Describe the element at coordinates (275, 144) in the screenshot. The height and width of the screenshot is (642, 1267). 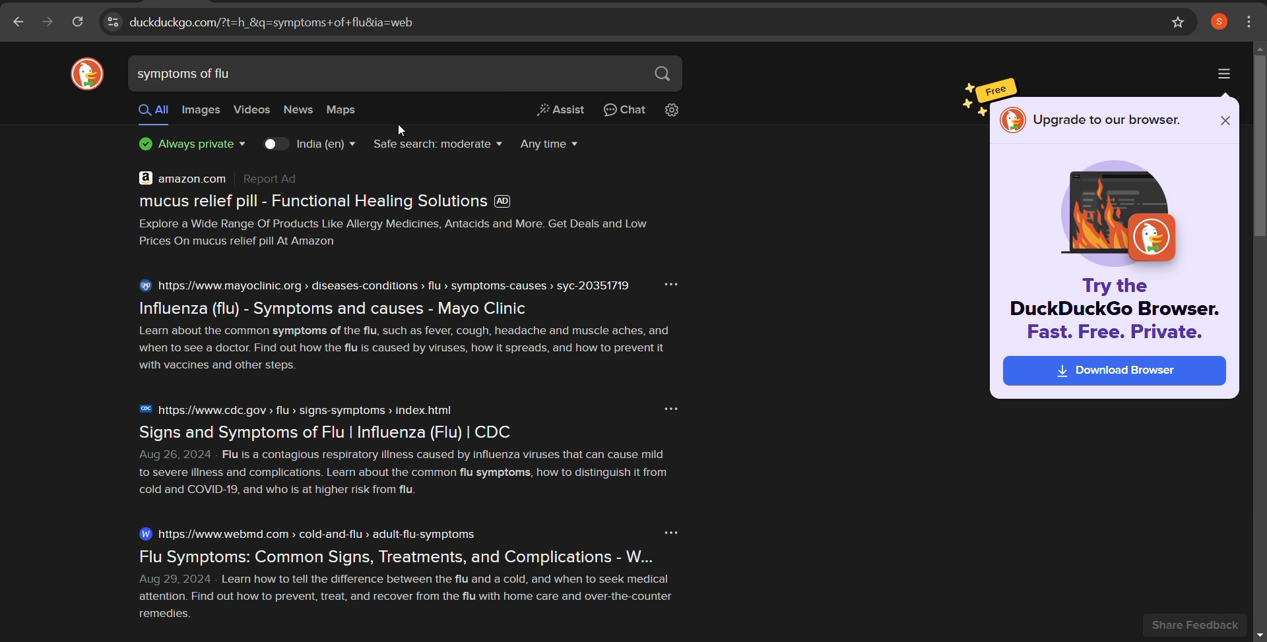
I see `location results toggle key` at that location.